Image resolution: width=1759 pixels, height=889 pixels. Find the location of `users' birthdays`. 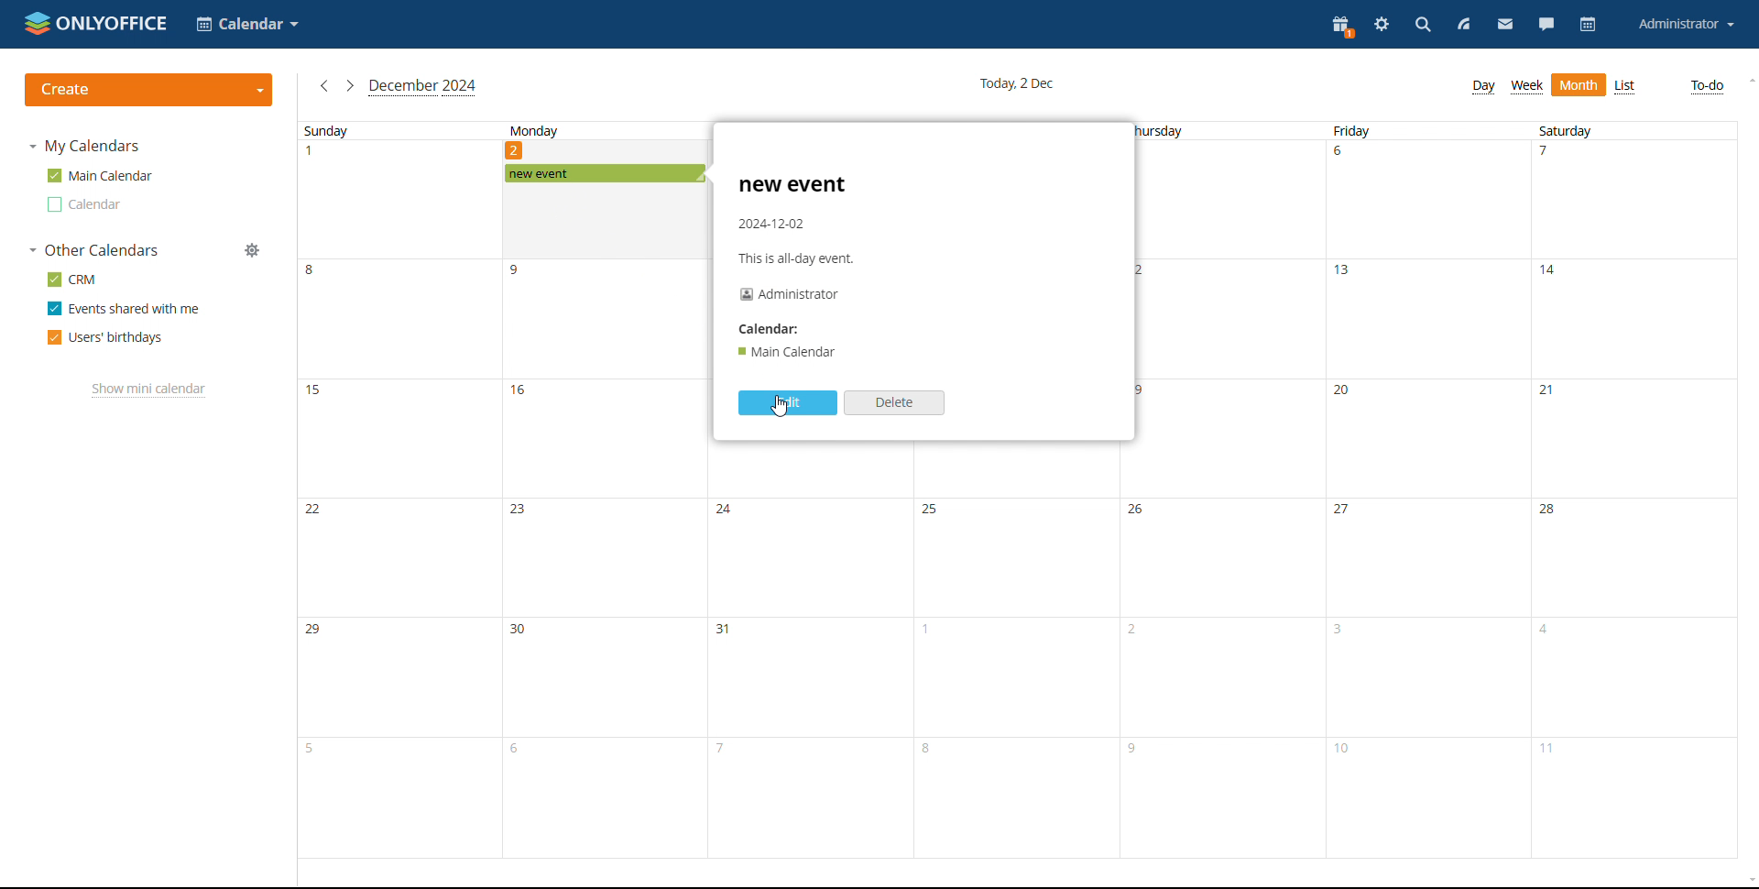

users' birthdays is located at coordinates (104, 338).